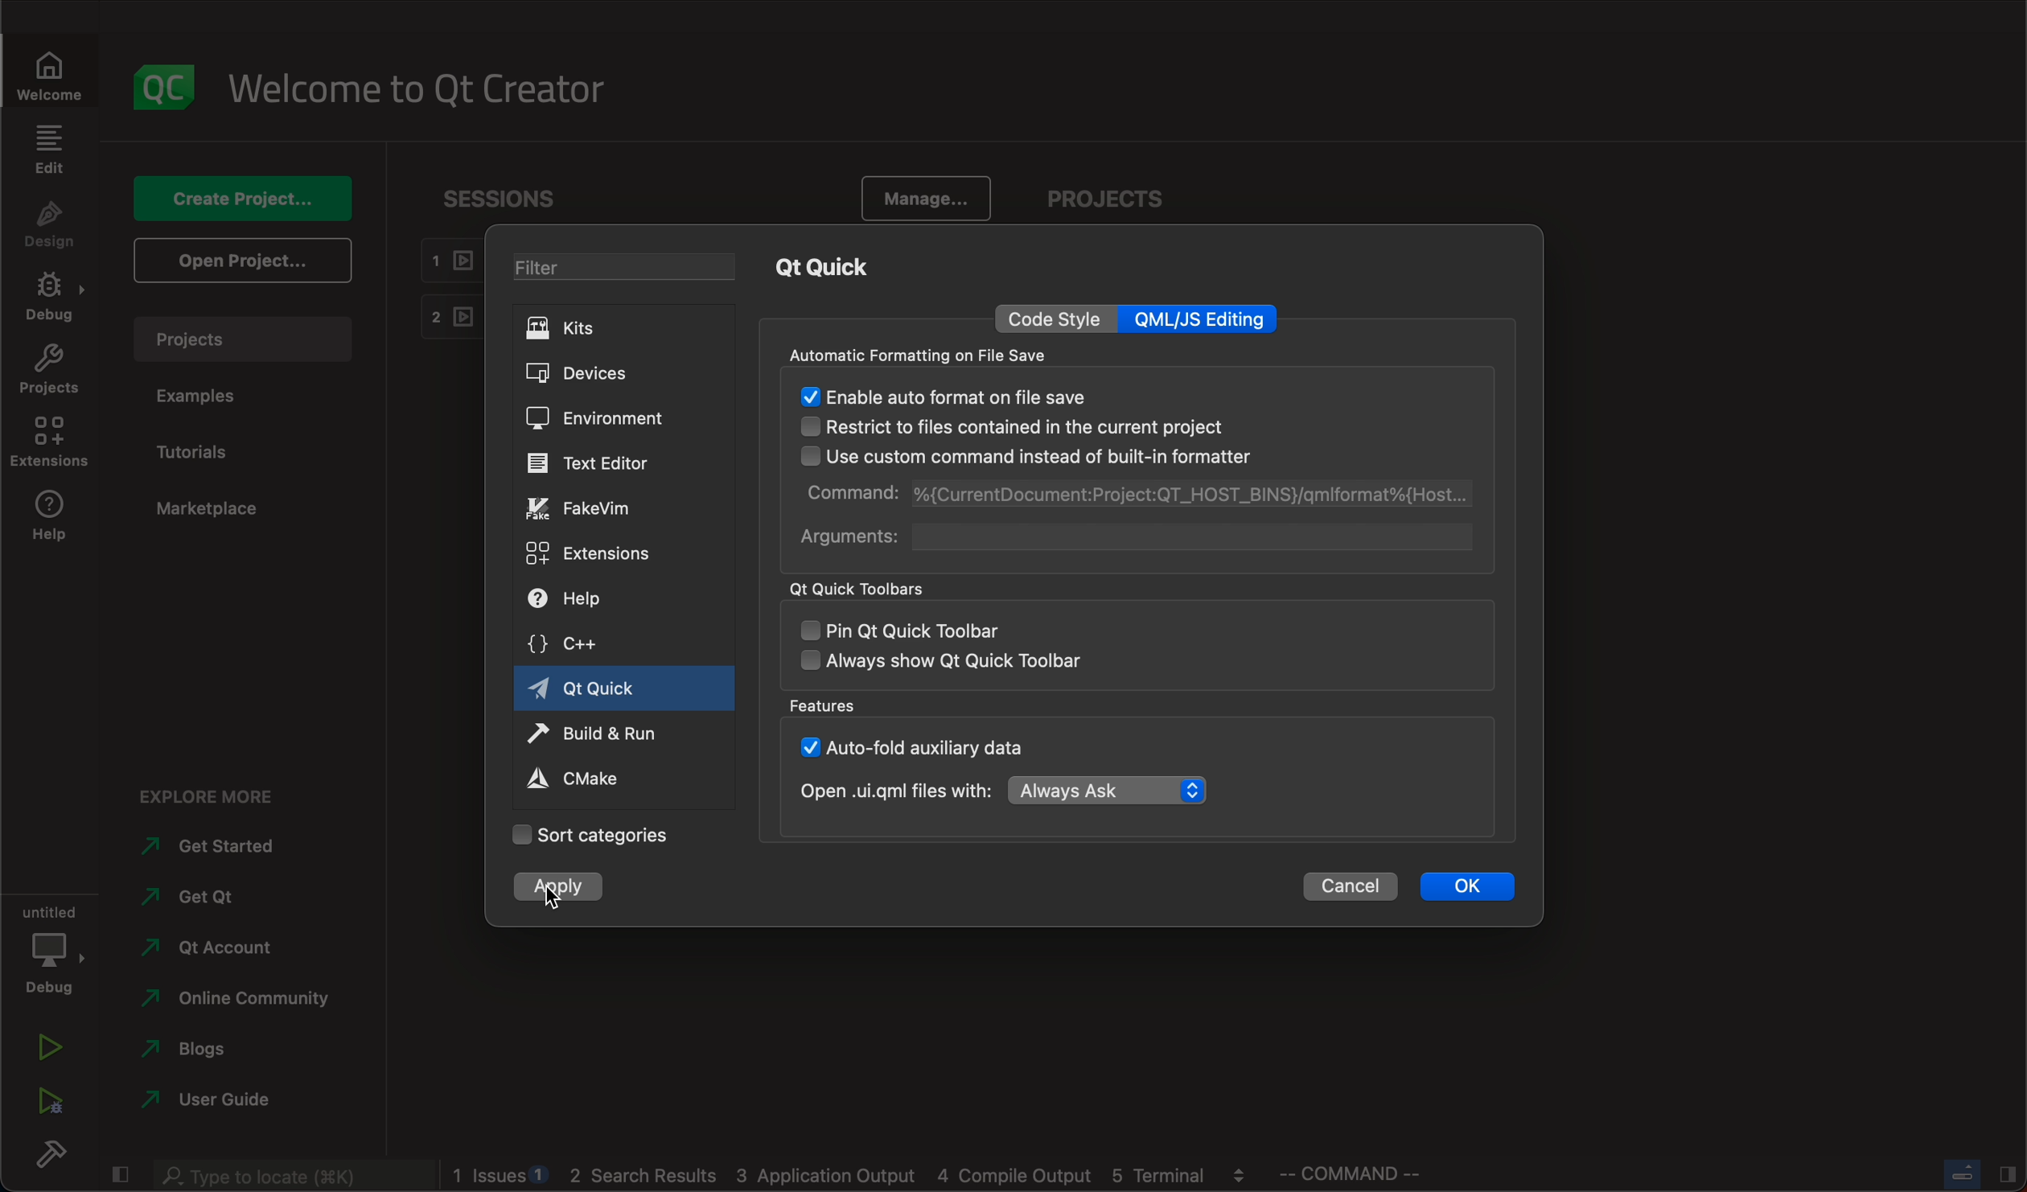 Image resolution: width=2027 pixels, height=1192 pixels. Describe the element at coordinates (630, 268) in the screenshot. I see `filter` at that location.